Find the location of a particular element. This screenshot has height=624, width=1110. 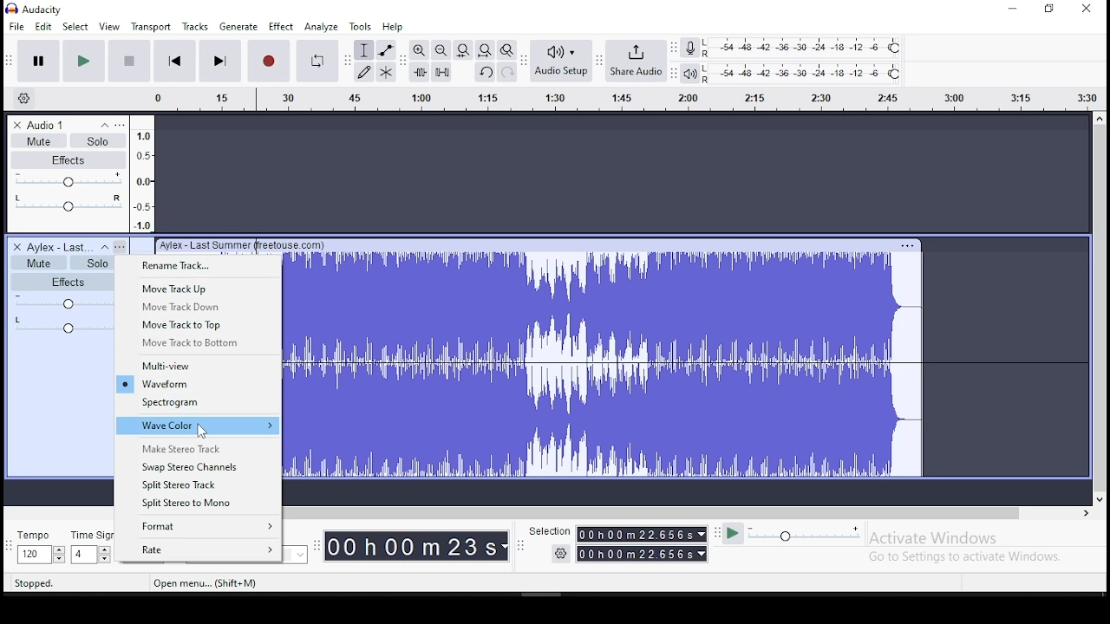

move to bottom is located at coordinates (199, 344).